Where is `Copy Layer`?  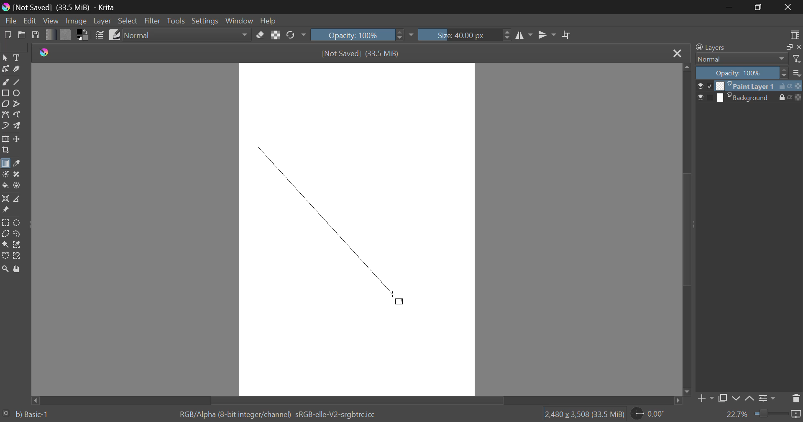
Copy Layer is located at coordinates (723, 400).